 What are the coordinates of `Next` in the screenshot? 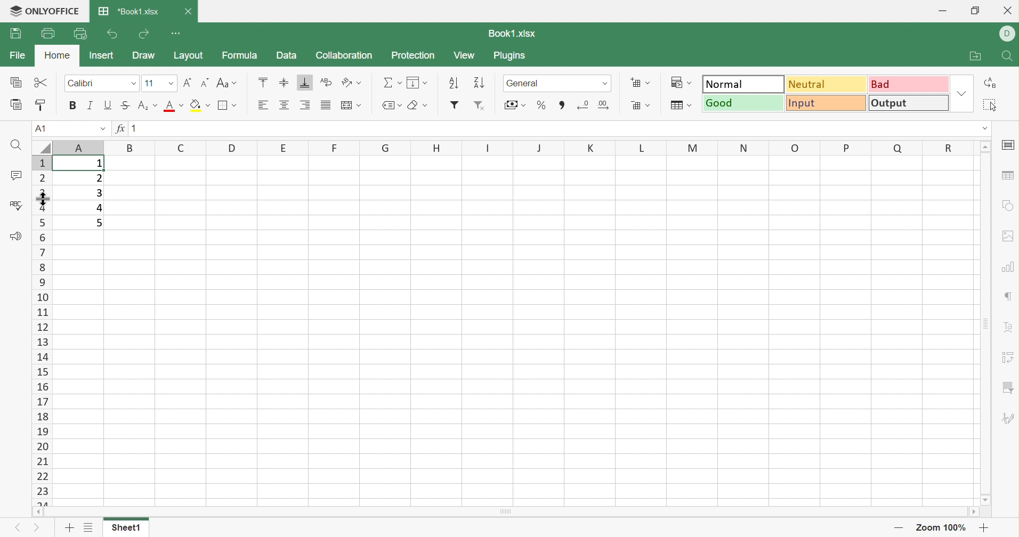 It's located at (35, 528).